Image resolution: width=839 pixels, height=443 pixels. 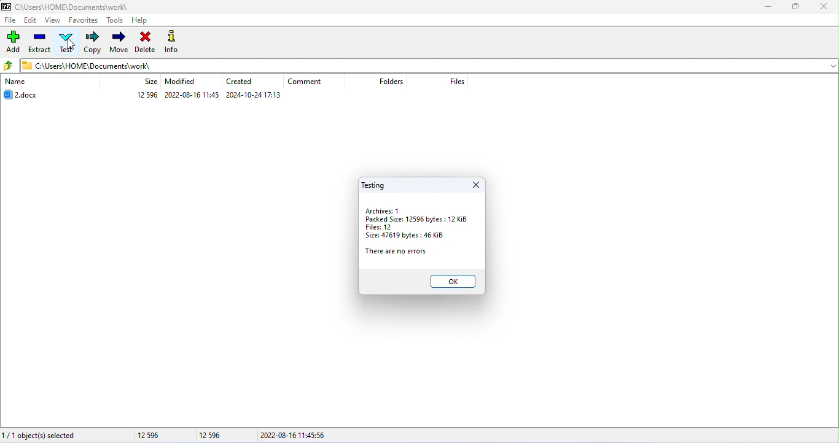 I want to click on 12596, so click(x=210, y=436).